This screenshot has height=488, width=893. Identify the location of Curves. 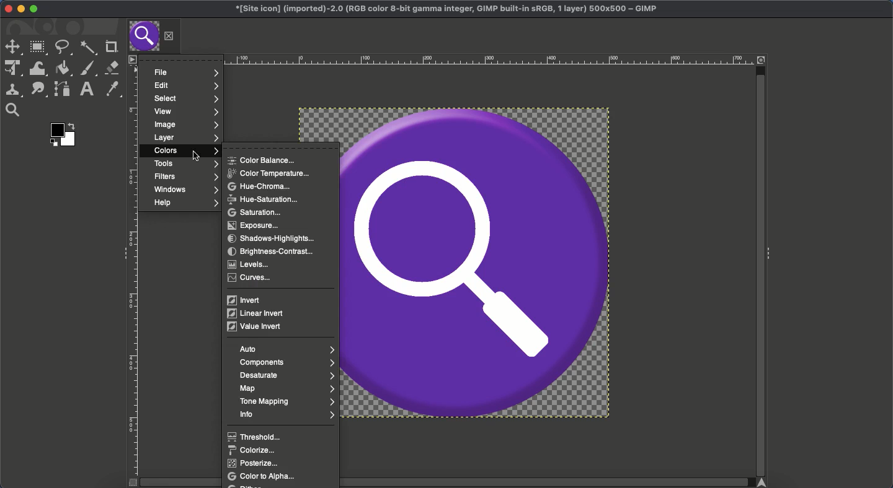
(252, 278).